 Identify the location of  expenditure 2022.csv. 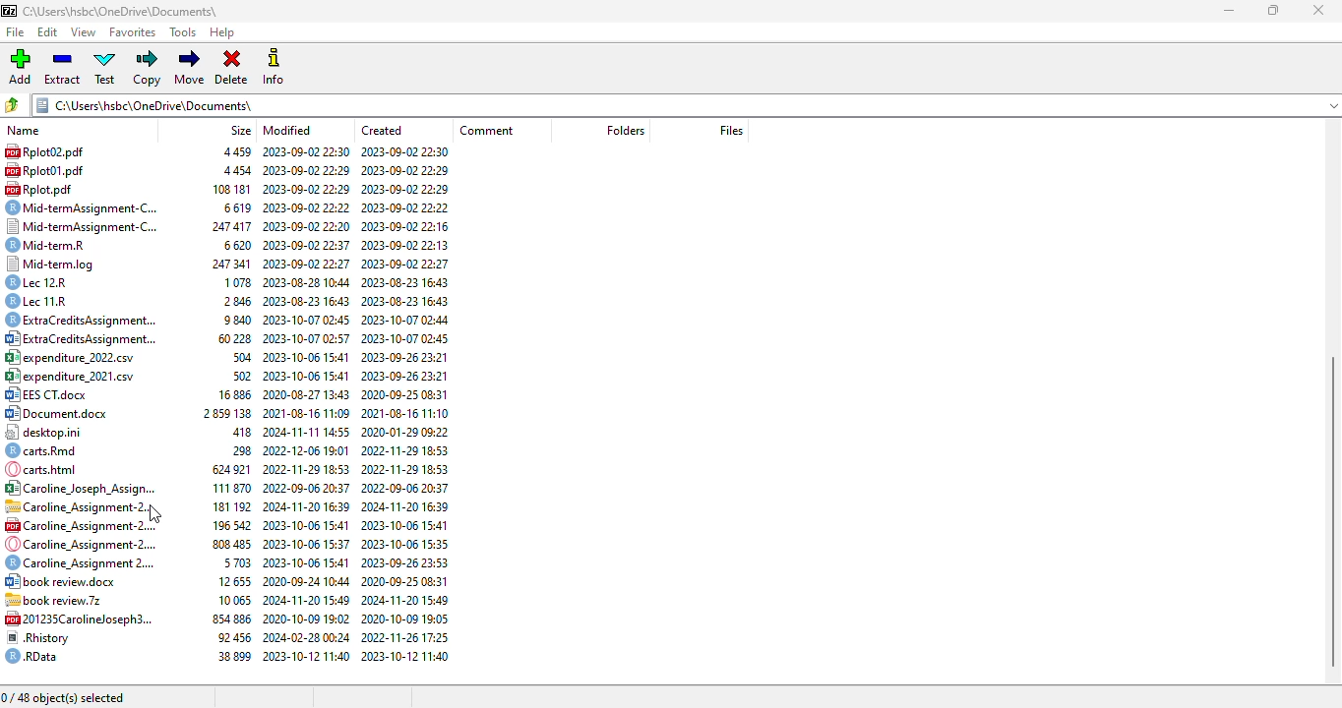
(80, 356).